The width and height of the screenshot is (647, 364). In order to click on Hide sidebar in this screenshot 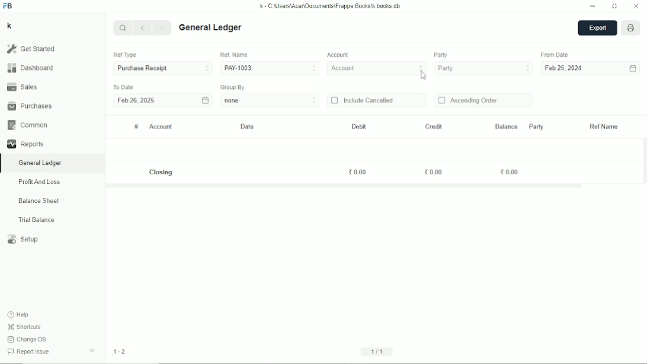, I will do `click(92, 351)`.